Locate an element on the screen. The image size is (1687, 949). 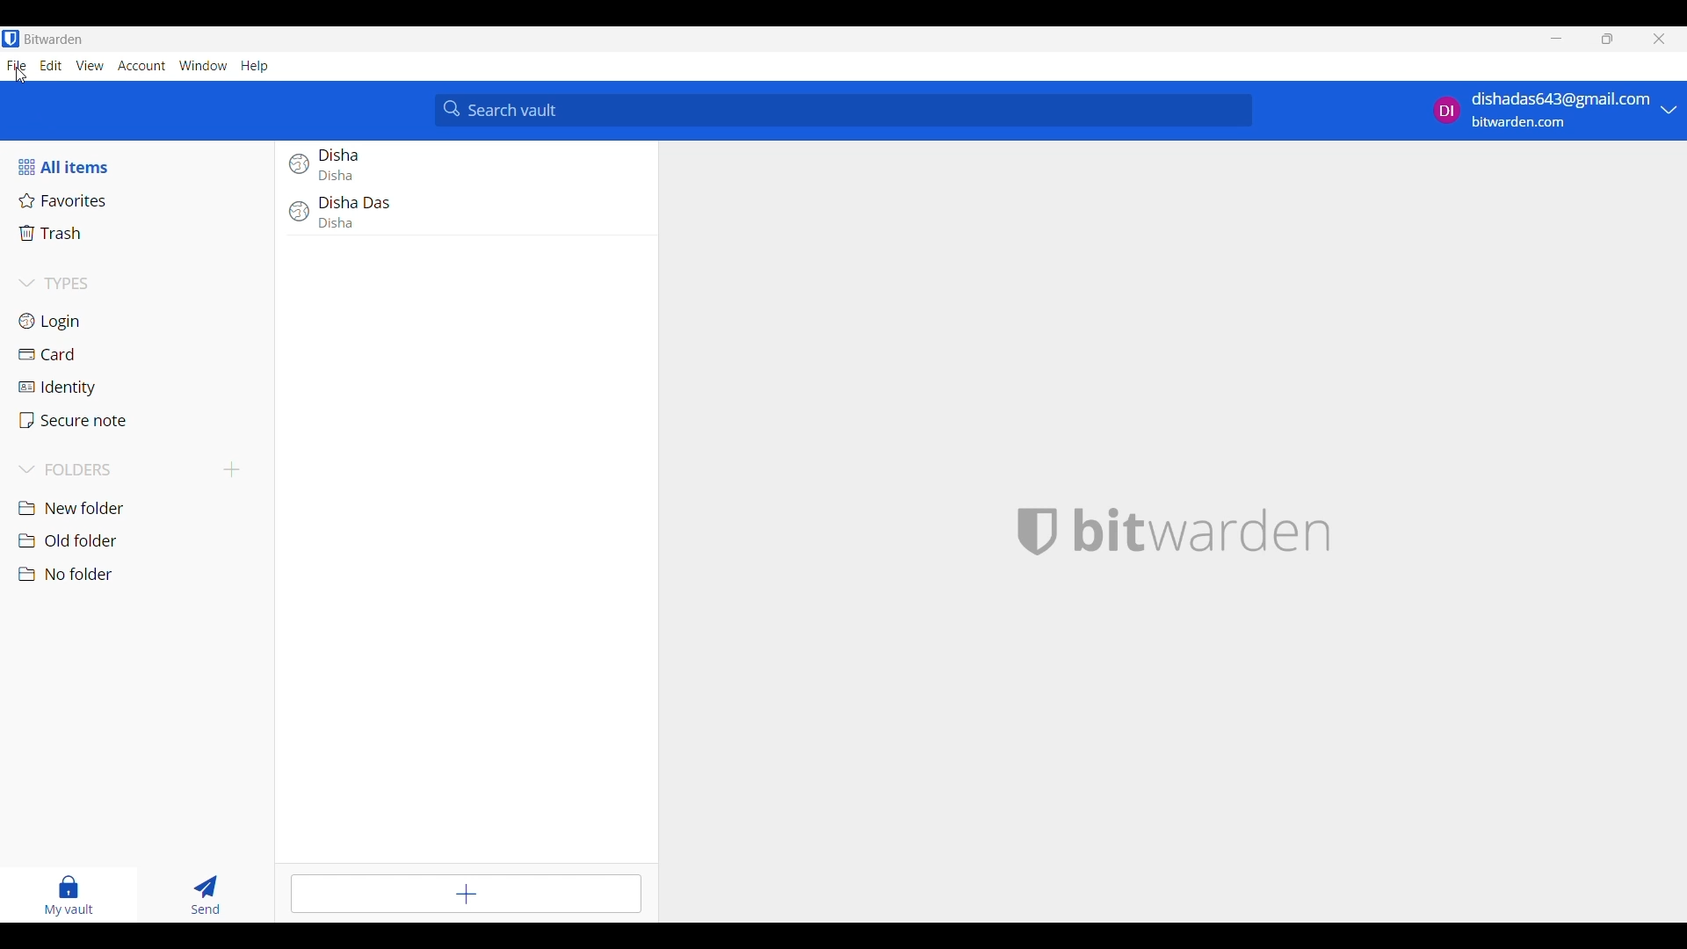
Collapse Types section is located at coordinates (142, 283).